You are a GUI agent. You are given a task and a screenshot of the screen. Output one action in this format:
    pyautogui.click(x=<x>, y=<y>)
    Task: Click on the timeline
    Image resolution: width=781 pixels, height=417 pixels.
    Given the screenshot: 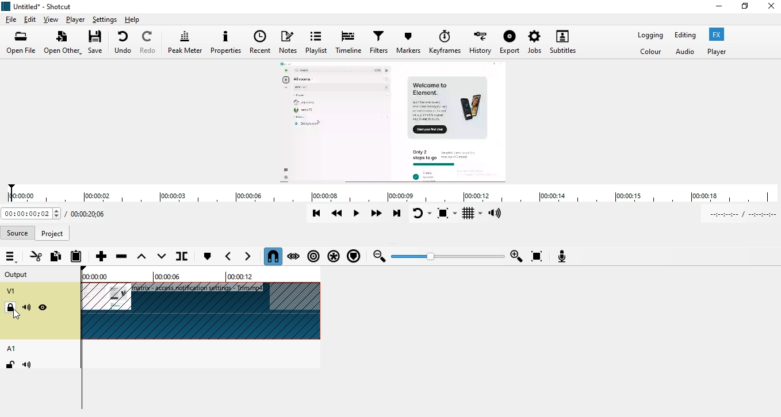 What is the action you would take?
    pyautogui.click(x=389, y=194)
    